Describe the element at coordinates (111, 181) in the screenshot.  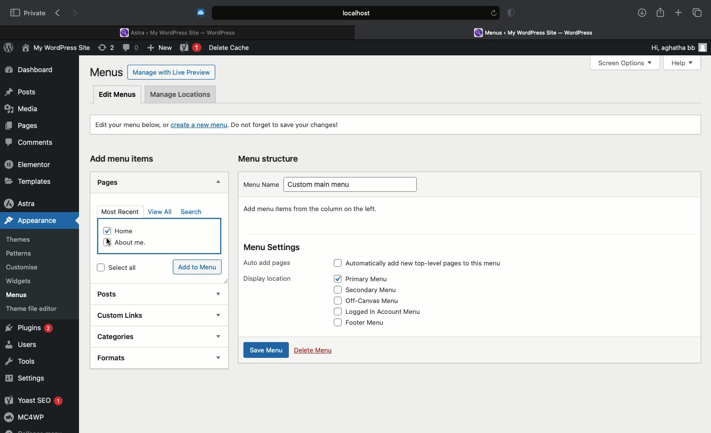
I see `Pages` at that location.